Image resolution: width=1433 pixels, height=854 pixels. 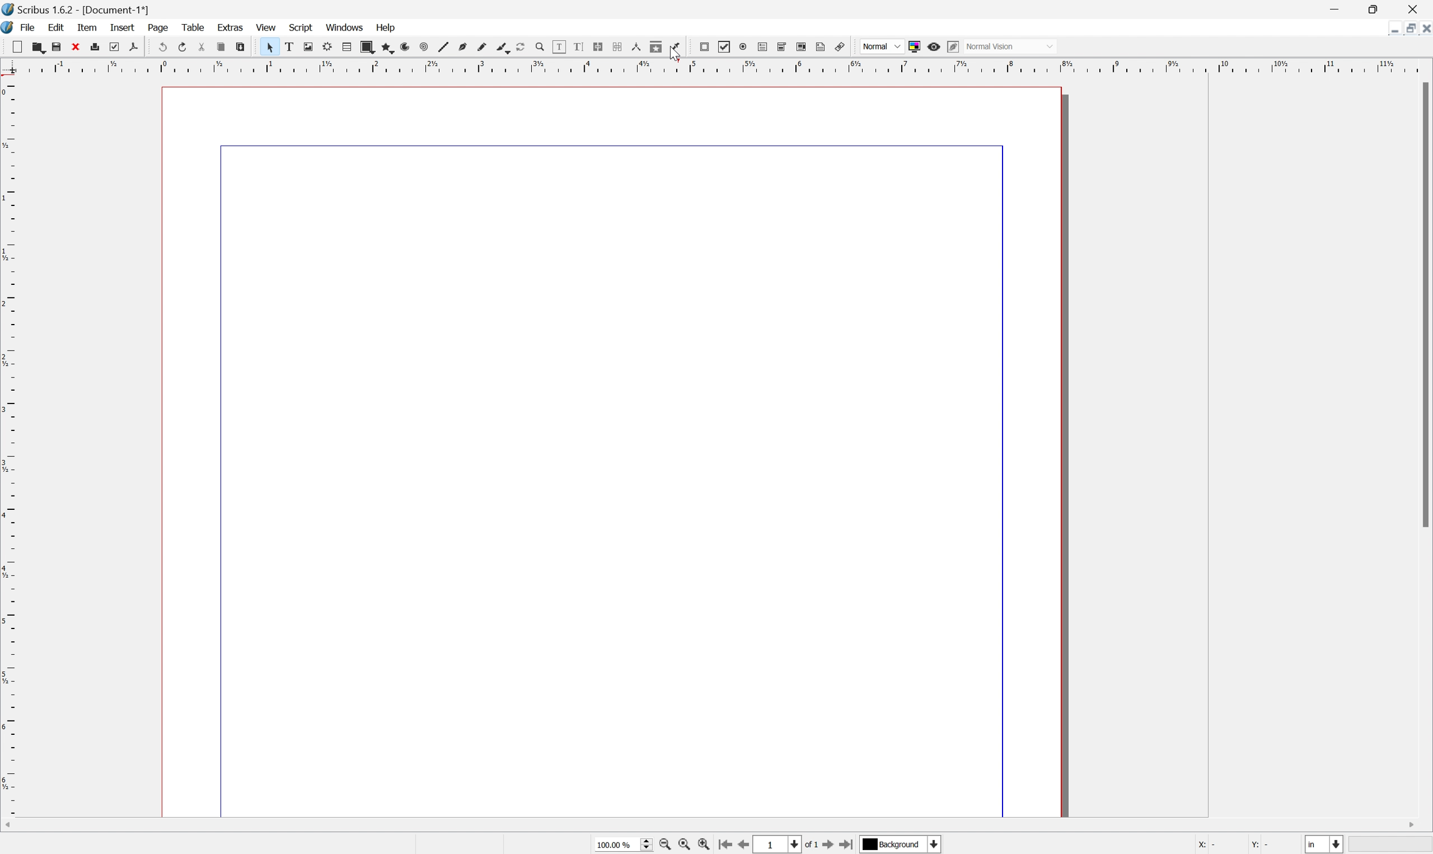 What do you see at coordinates (89, 27) in the screenshot?
I see `item` at bounding box center [89, 27].